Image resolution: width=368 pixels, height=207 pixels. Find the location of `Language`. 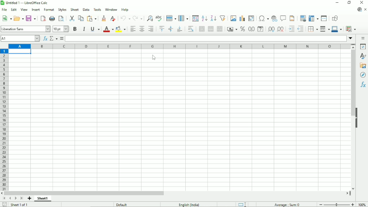

Language is located at coordinates (189, 204).